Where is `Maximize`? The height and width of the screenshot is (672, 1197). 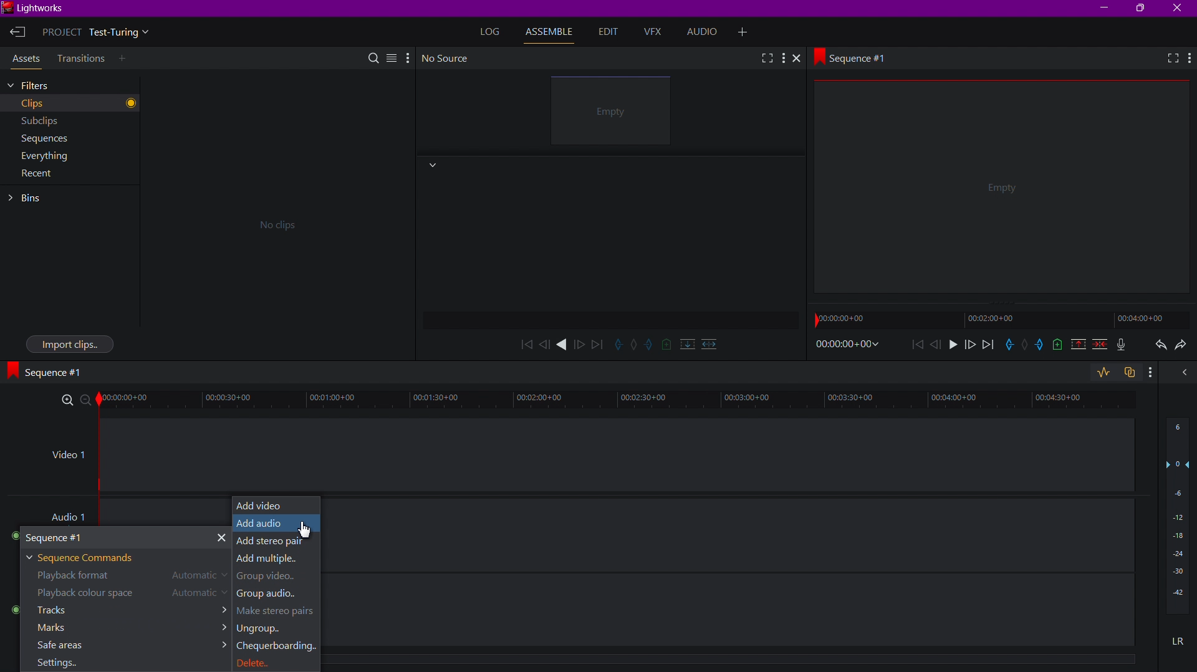 Maximize is located at coordinates (1143, 9).